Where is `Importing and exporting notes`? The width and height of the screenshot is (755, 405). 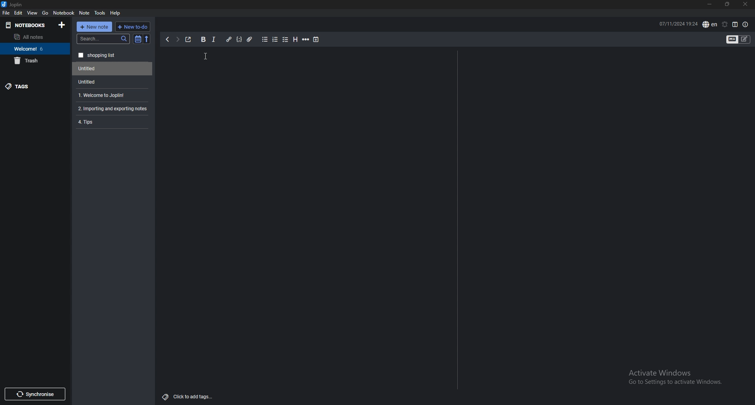 Importing and exporting notes is located at coordinates (114, 109).